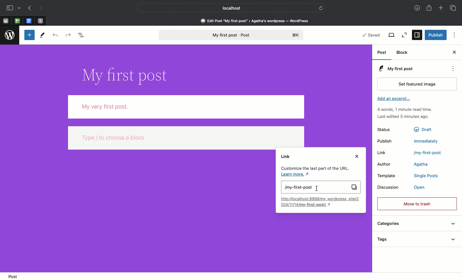 The height and width of the screenshot is (280, 462). I want to click on Block, so click(405, 53).